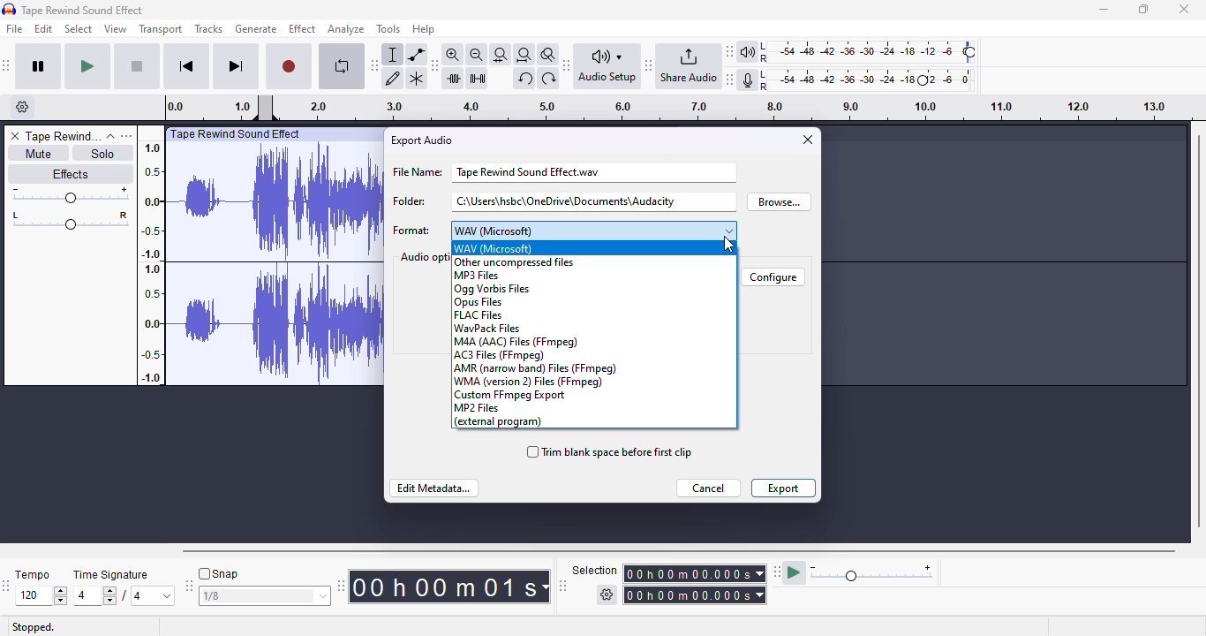  What do you see at coordinates (88, 68) in the screenshot?
I see `play` at bounding box center [88, 68].